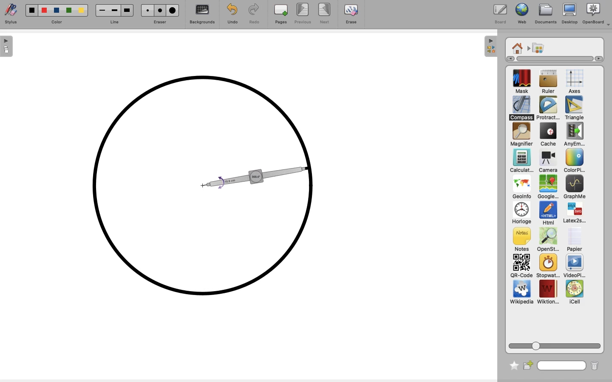 This screenshot has width=612, height=382. What do you see at coordinates (326, 14) in the screenshot?
I see `Next` at bounding box center [326, 14].